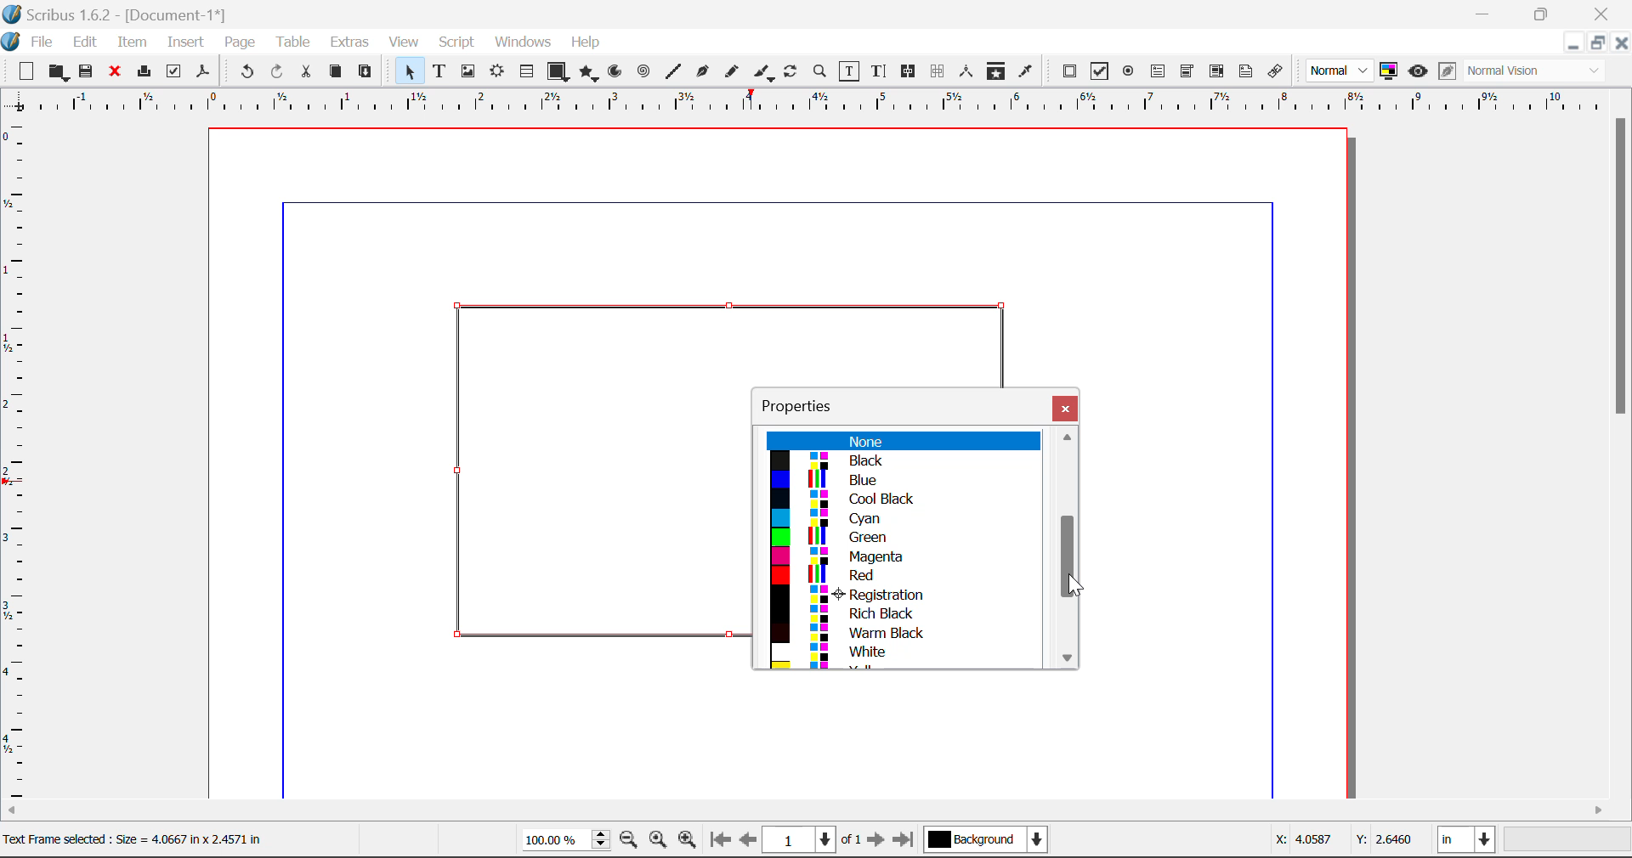  Describe the element at coordinates (566, 841) in the screenshot. I see `Zoom 100%` at that location.